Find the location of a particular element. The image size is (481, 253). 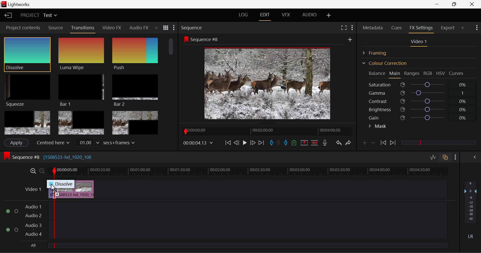

Cursor is located at coordinates (54, 188).